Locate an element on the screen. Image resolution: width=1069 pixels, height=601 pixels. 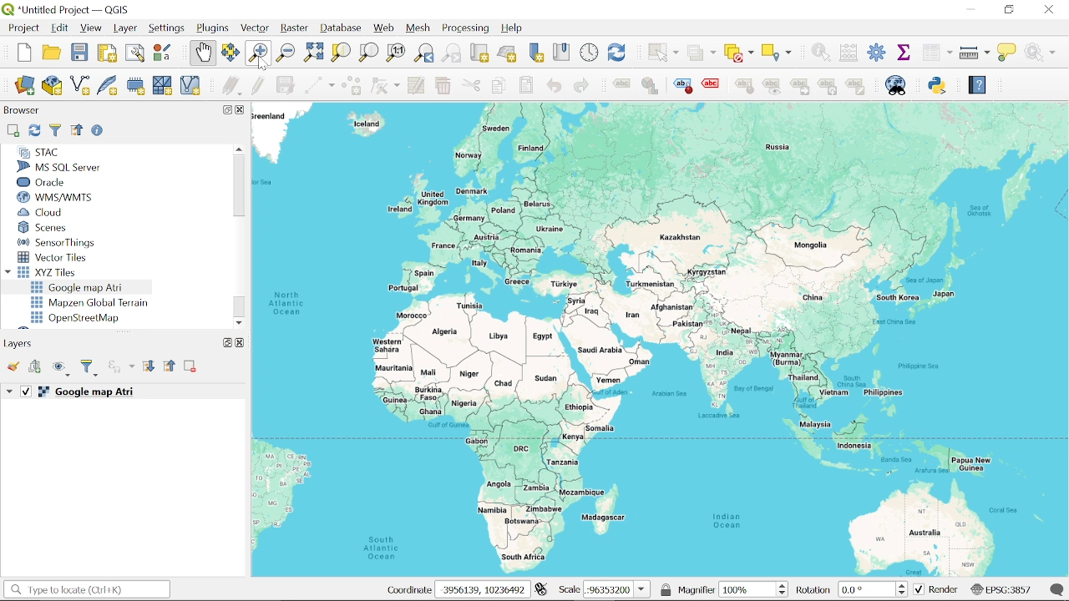
XYZ tiles is located at coordinates (52, 272).